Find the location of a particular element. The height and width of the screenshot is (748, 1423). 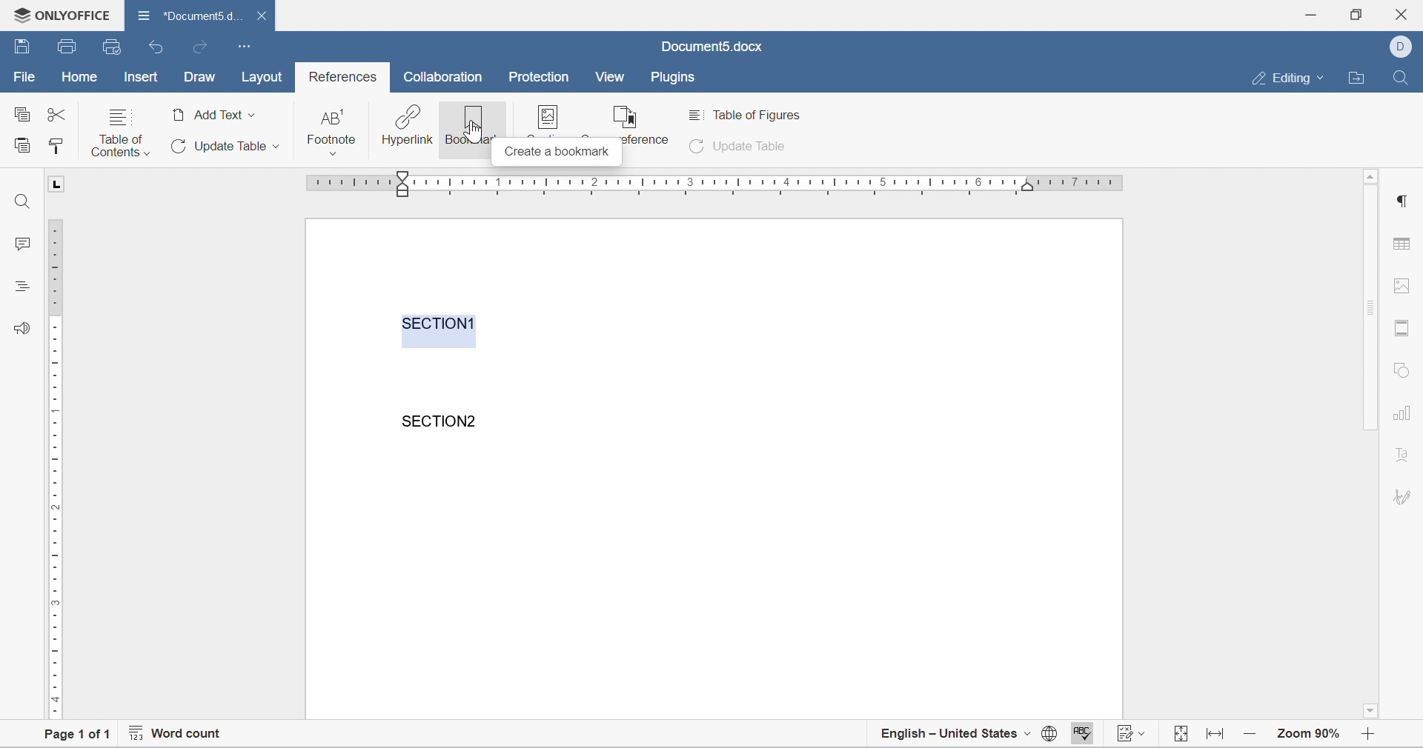

copy style is located at coordinates (56, 145).